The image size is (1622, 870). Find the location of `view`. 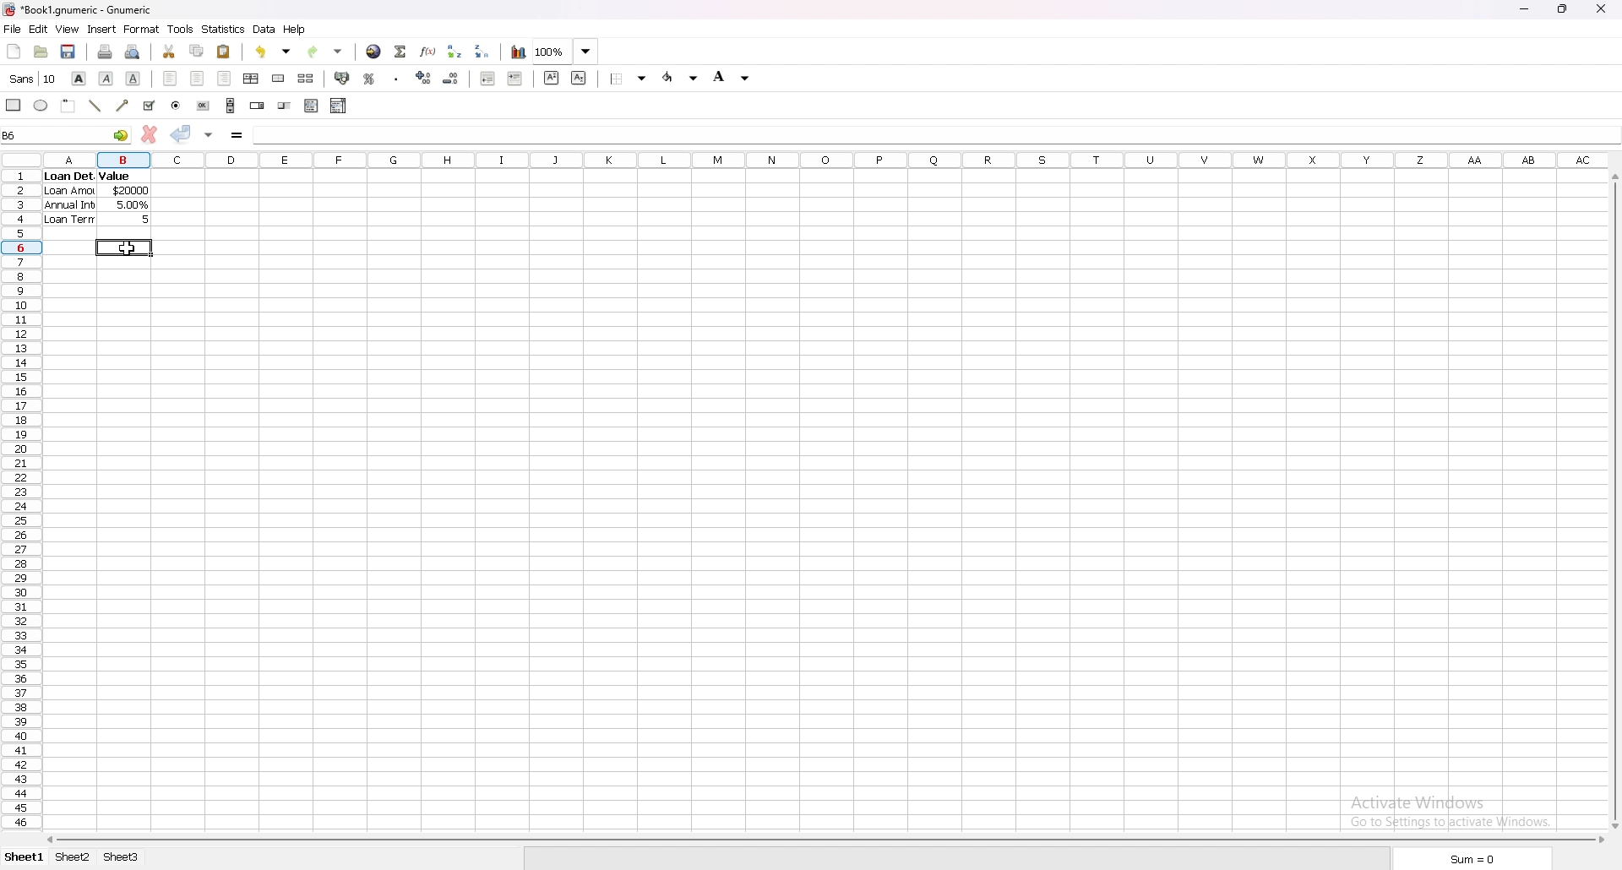

view is located at coordinates (68, 29).